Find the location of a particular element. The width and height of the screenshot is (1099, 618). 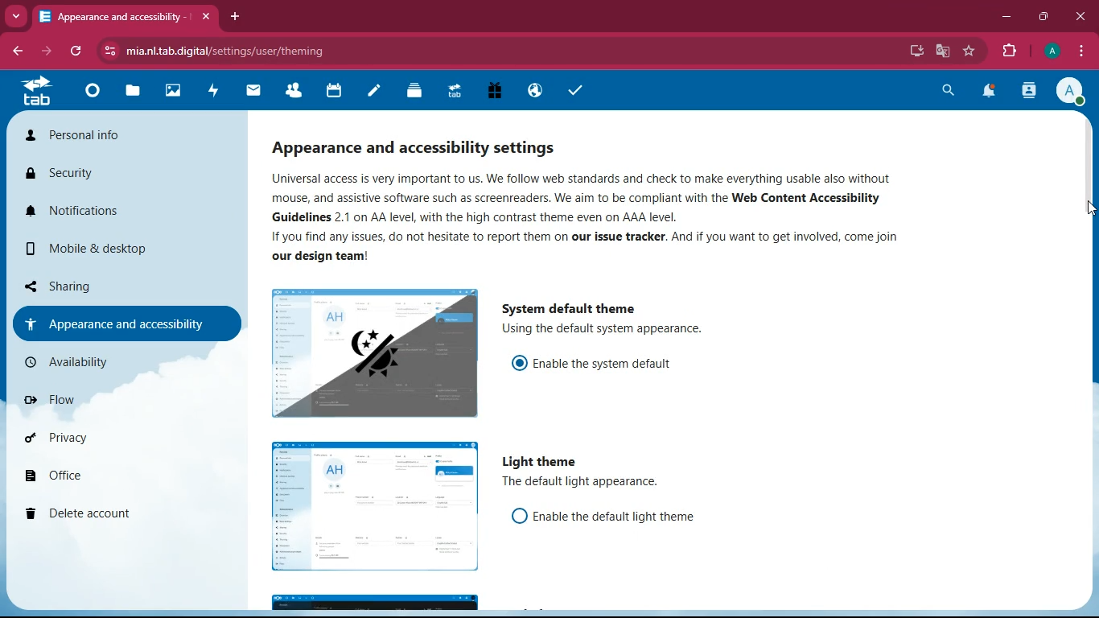

menu is located at coordinates (1081, 49).